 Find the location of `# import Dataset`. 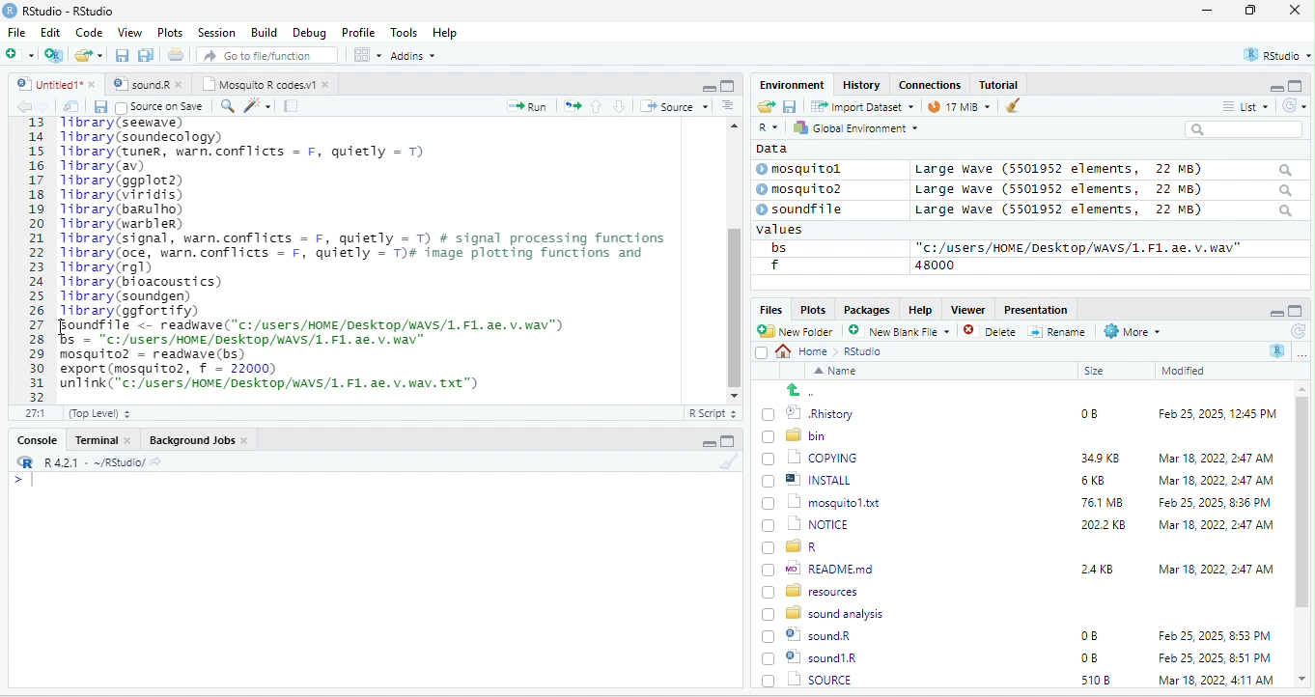

# import Dataset is located at coordinates (860, 105).